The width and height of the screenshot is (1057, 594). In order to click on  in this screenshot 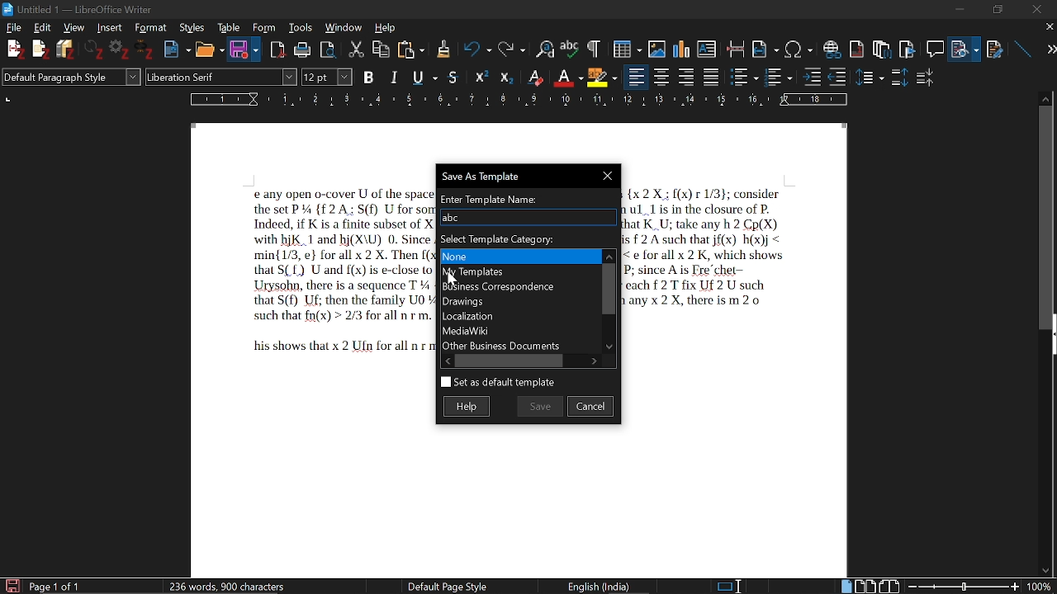, I will do `click(871, 77)`.